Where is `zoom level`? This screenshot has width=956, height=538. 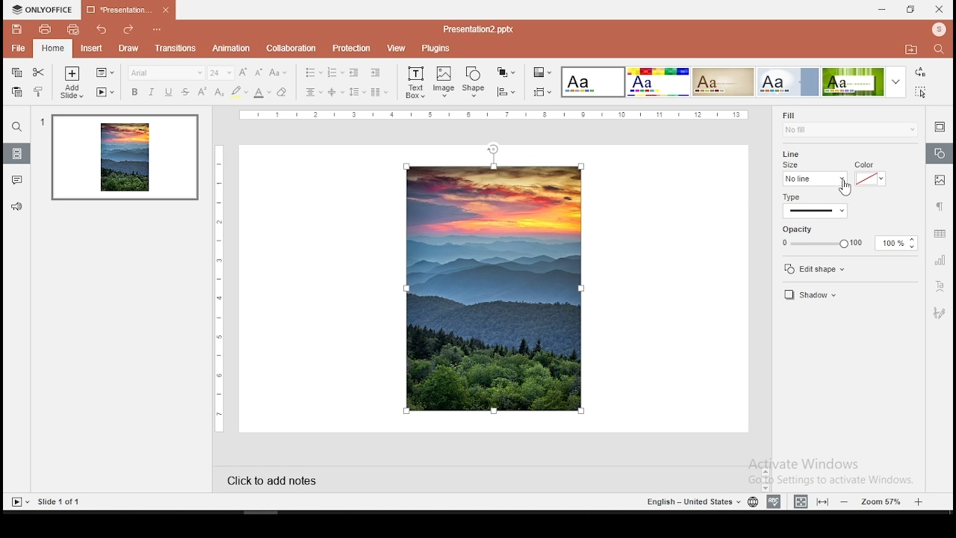
zoom level is located at coordinates (884, 501).